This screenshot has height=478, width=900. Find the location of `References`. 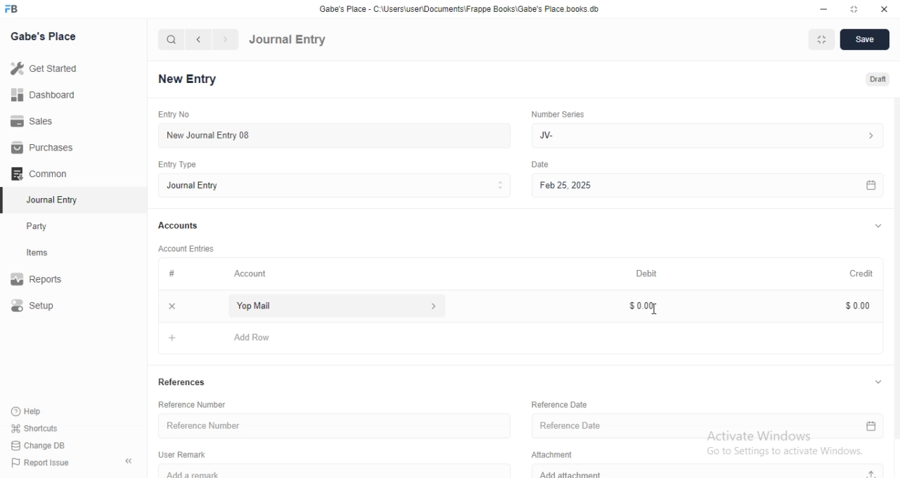

References is located at coordinates (184, 383).